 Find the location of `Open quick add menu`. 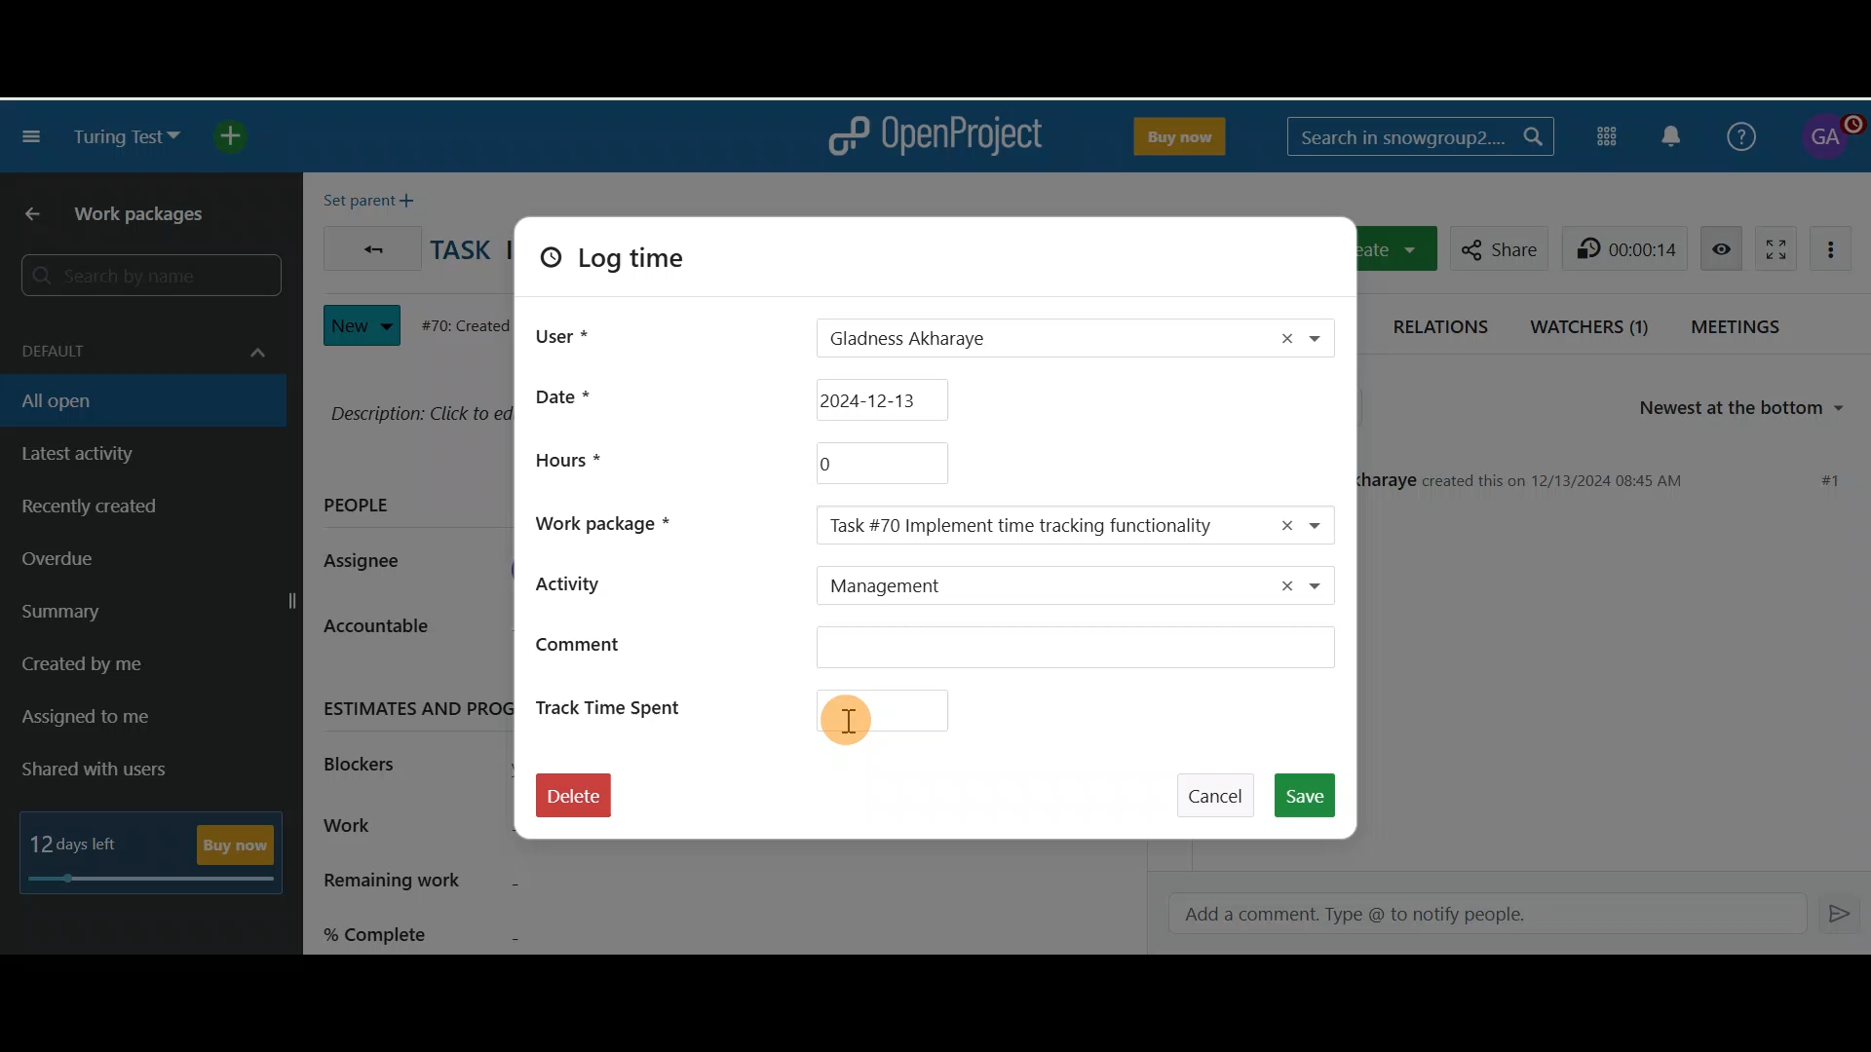

Open quick add menu is located at coordinates (240, 136).